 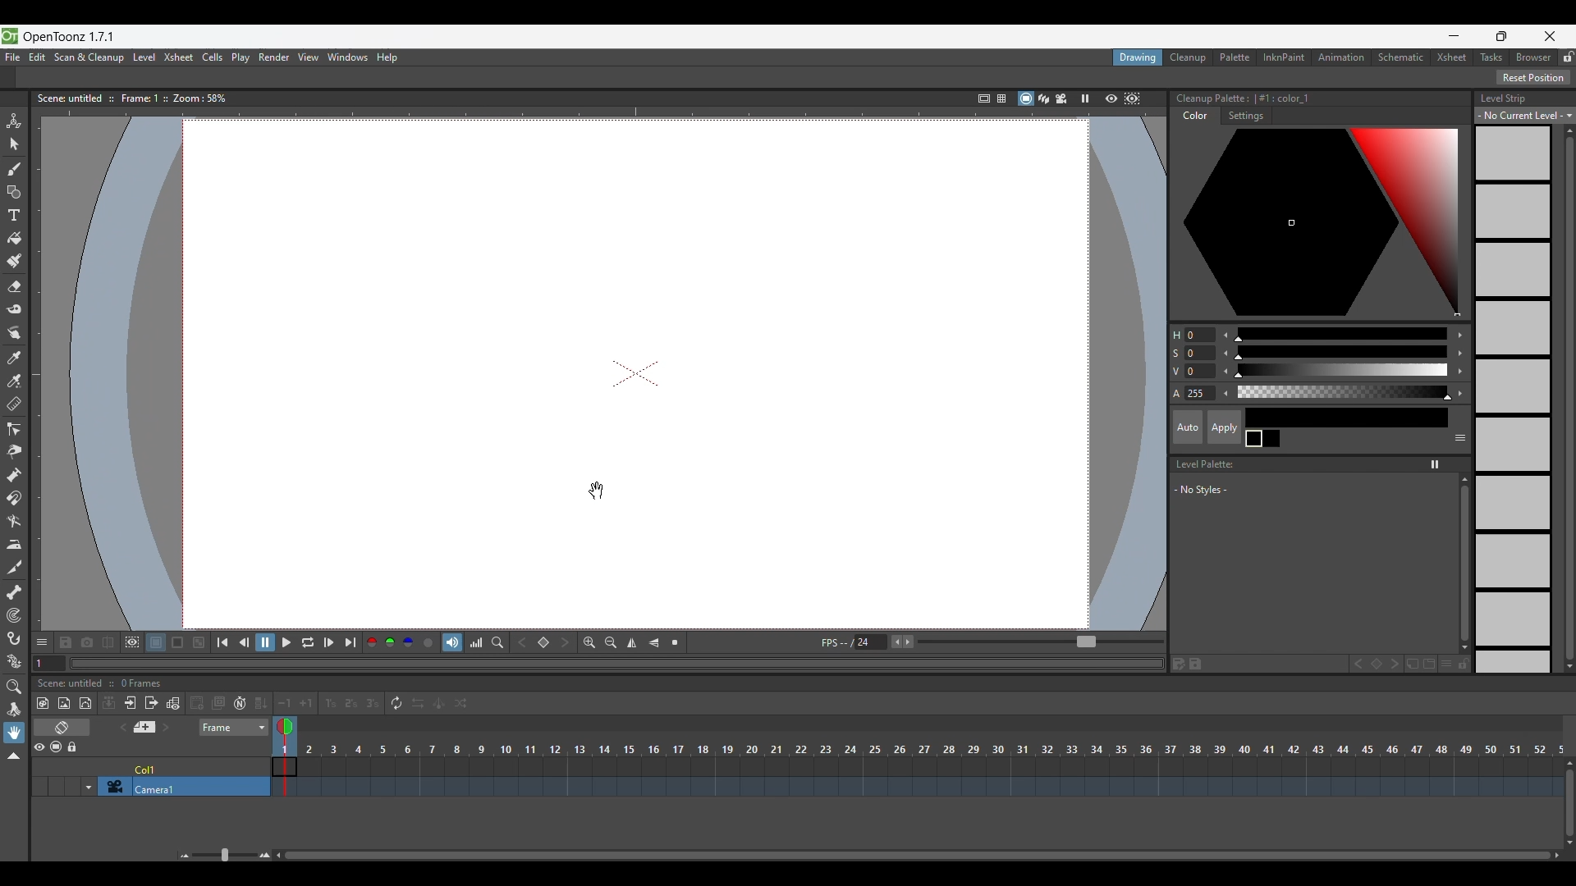 I want to click on Zoom in, so click(x=589, y=643).